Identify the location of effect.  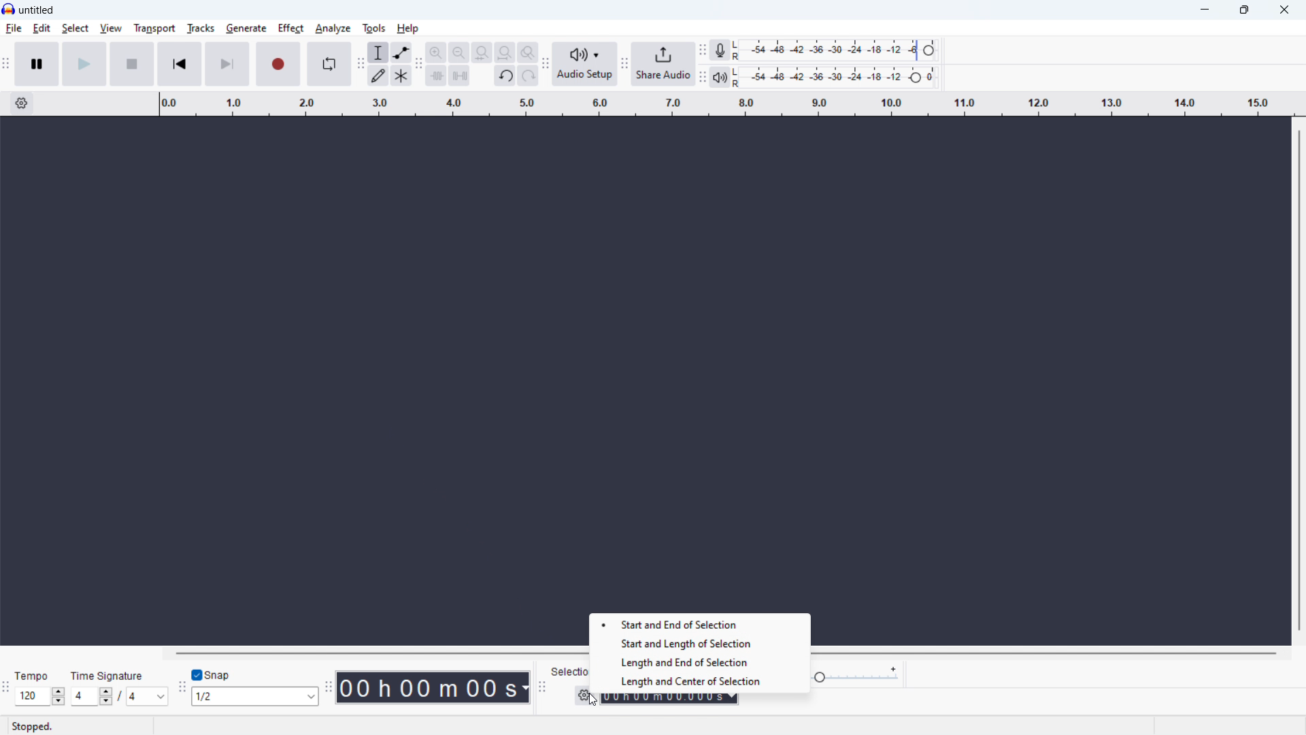
(290, 29).